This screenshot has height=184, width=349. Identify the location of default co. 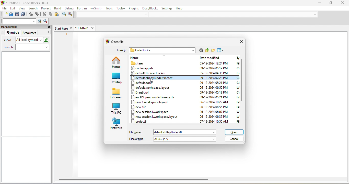
(152, 83).